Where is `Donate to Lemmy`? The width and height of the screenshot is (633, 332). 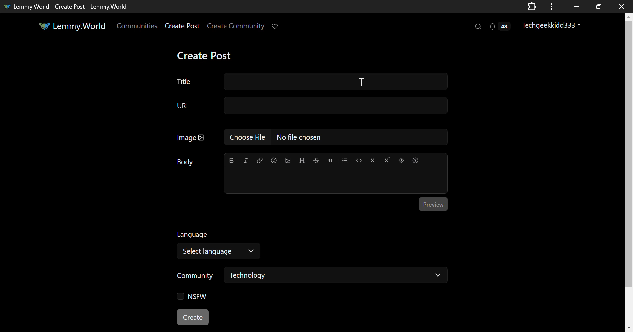 Donate to Lemmy is located at coordinates (276, 27).